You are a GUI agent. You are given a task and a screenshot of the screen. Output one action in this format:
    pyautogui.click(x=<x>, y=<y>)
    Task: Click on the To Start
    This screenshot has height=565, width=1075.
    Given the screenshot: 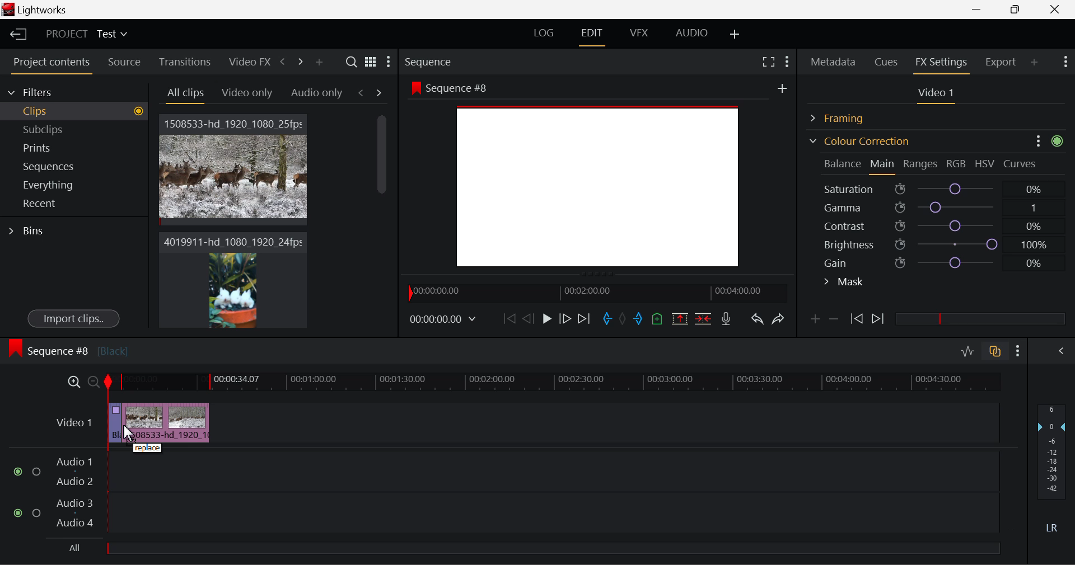 What is the action you would take?
    pyautogui.click(x=508, y=318)
    